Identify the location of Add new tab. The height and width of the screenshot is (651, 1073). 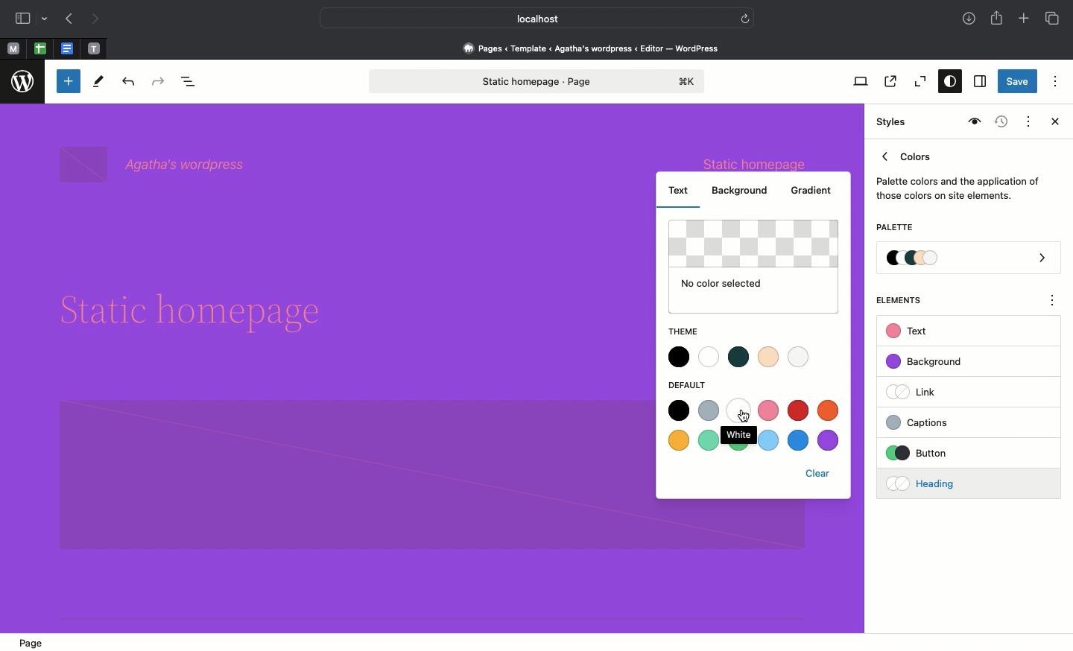
(1025, 20).